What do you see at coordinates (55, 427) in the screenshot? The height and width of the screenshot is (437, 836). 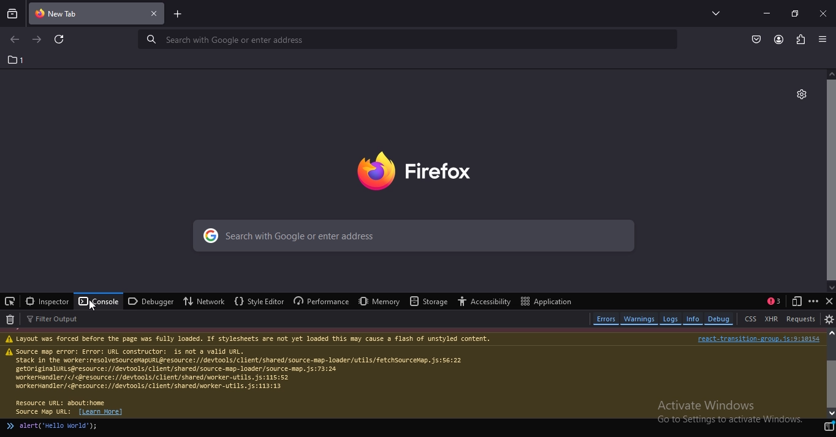 I see `alert('hello world');` at bounding box center [55, 427].